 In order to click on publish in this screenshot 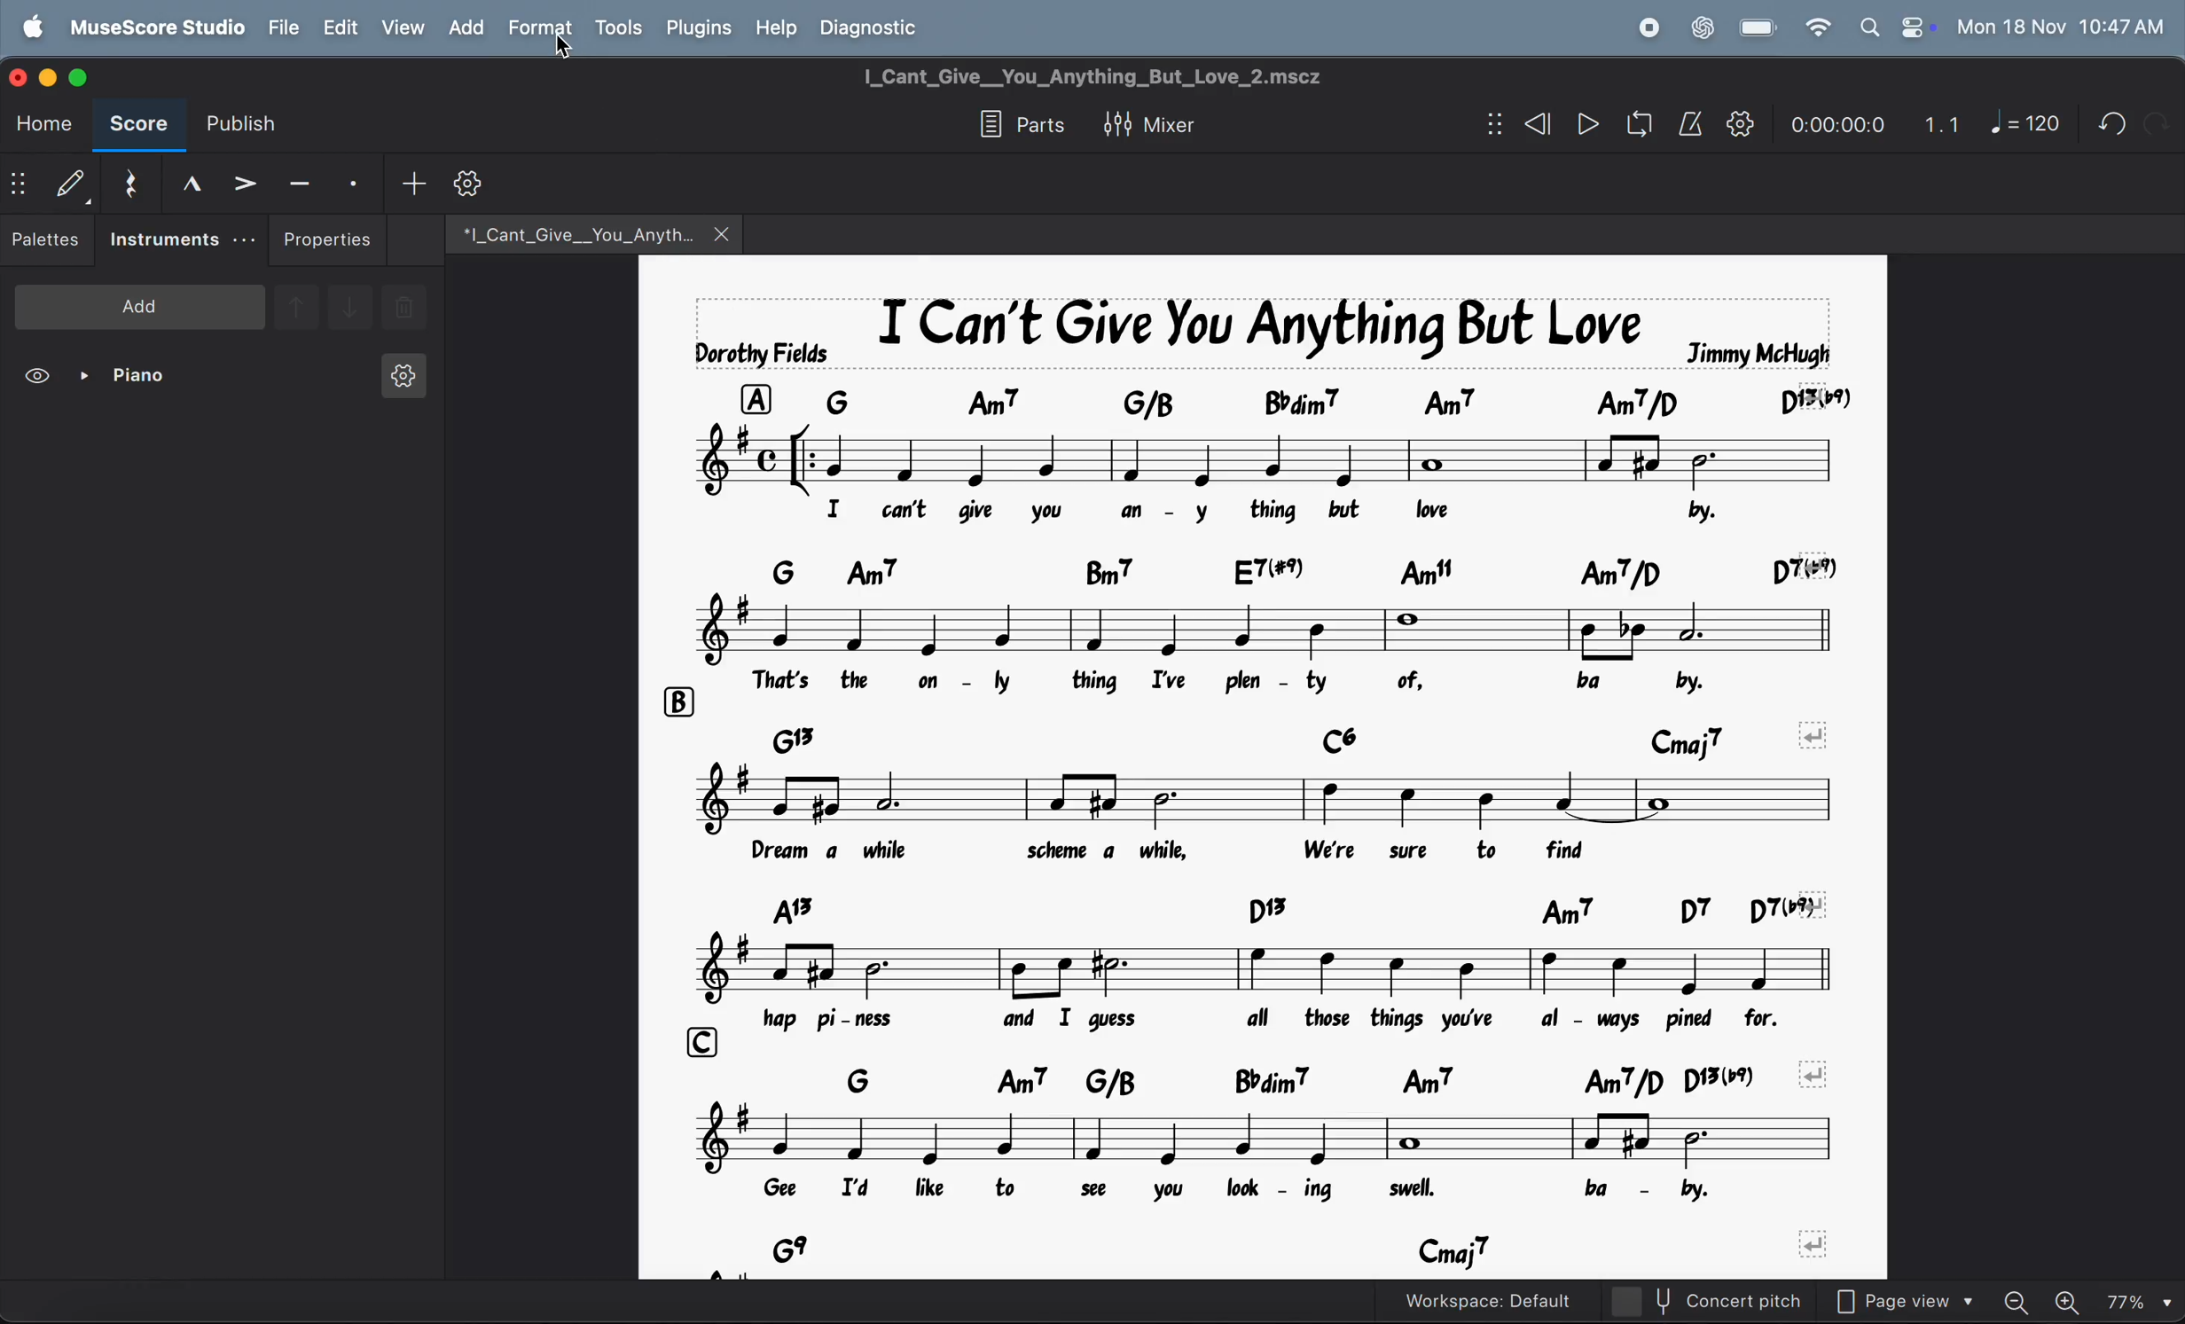, I will do `click(249, 124)`.